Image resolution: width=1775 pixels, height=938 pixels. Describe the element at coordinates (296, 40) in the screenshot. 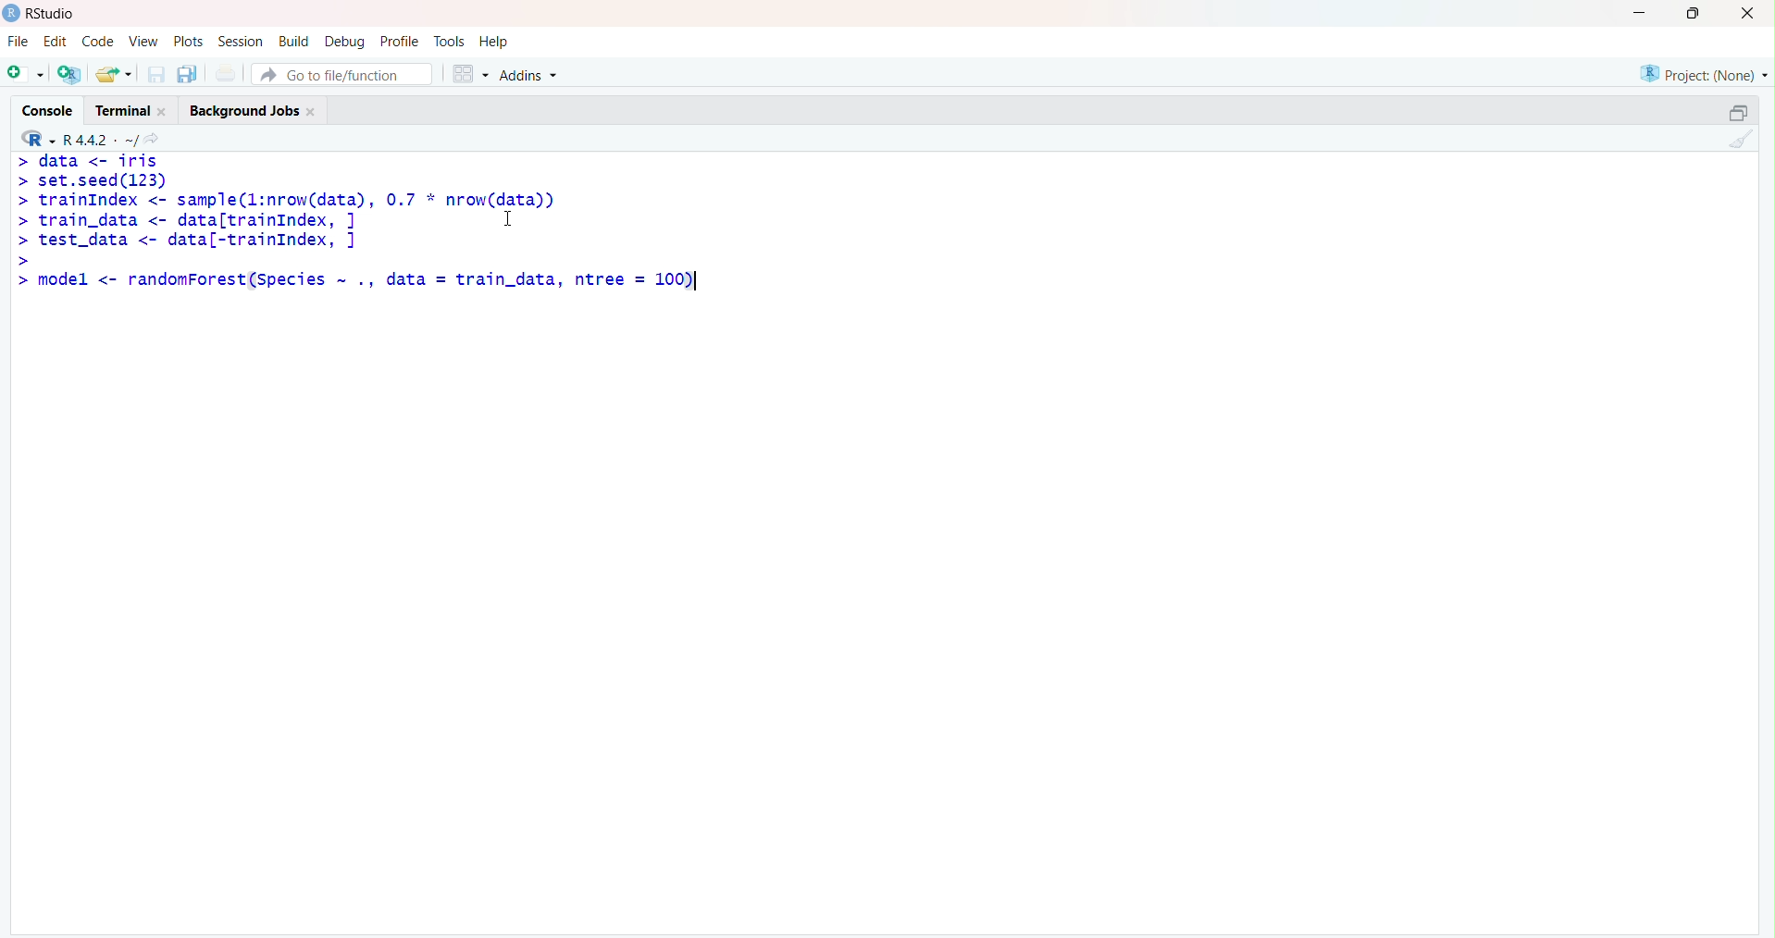

I see `Build` at that location.